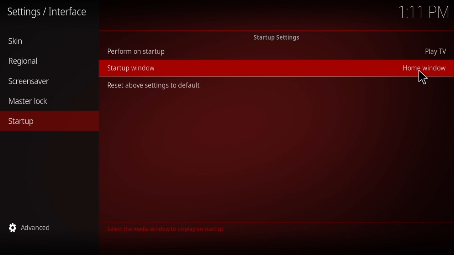 This screenshot has width=454, height=255. I want to click on settings, so click(49, 13).